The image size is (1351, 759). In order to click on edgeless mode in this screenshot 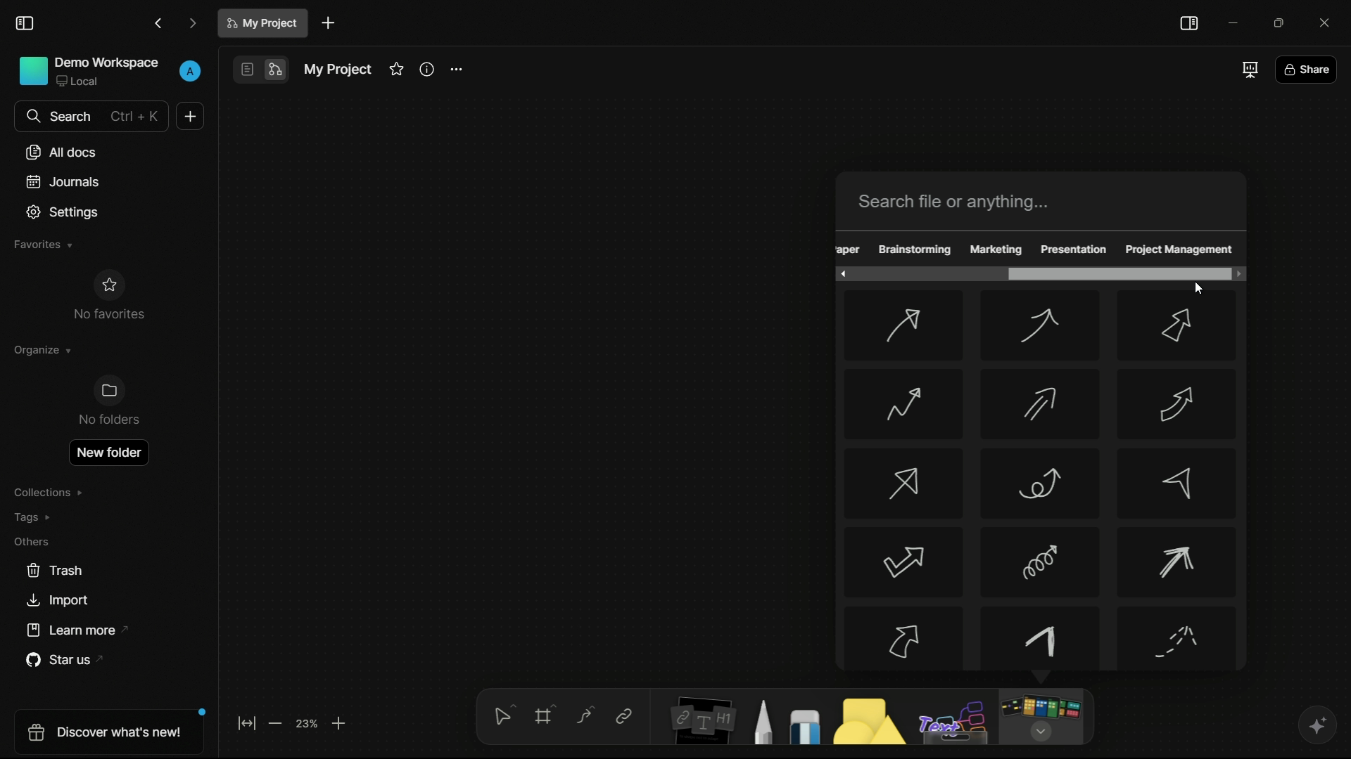, I will do `click(274, 70)`.